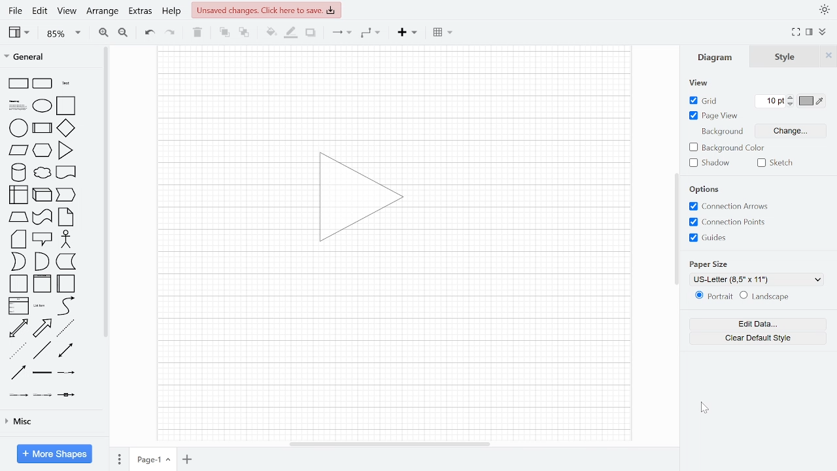 This screenshot has height=471, width=837. I want to click on Fill color, so click(269, 32).